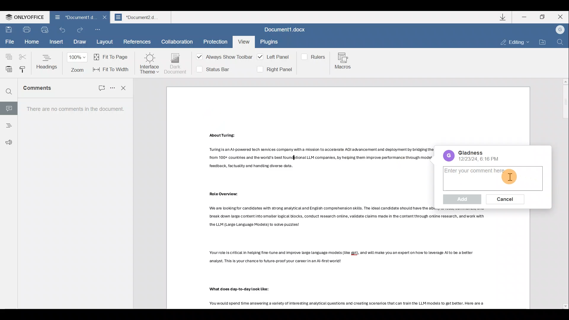 This screenshot has width=569, height=320. What do you see at coordinates (243, 41) in the screenshot?
I see `View` at bounding box center [243, 41].